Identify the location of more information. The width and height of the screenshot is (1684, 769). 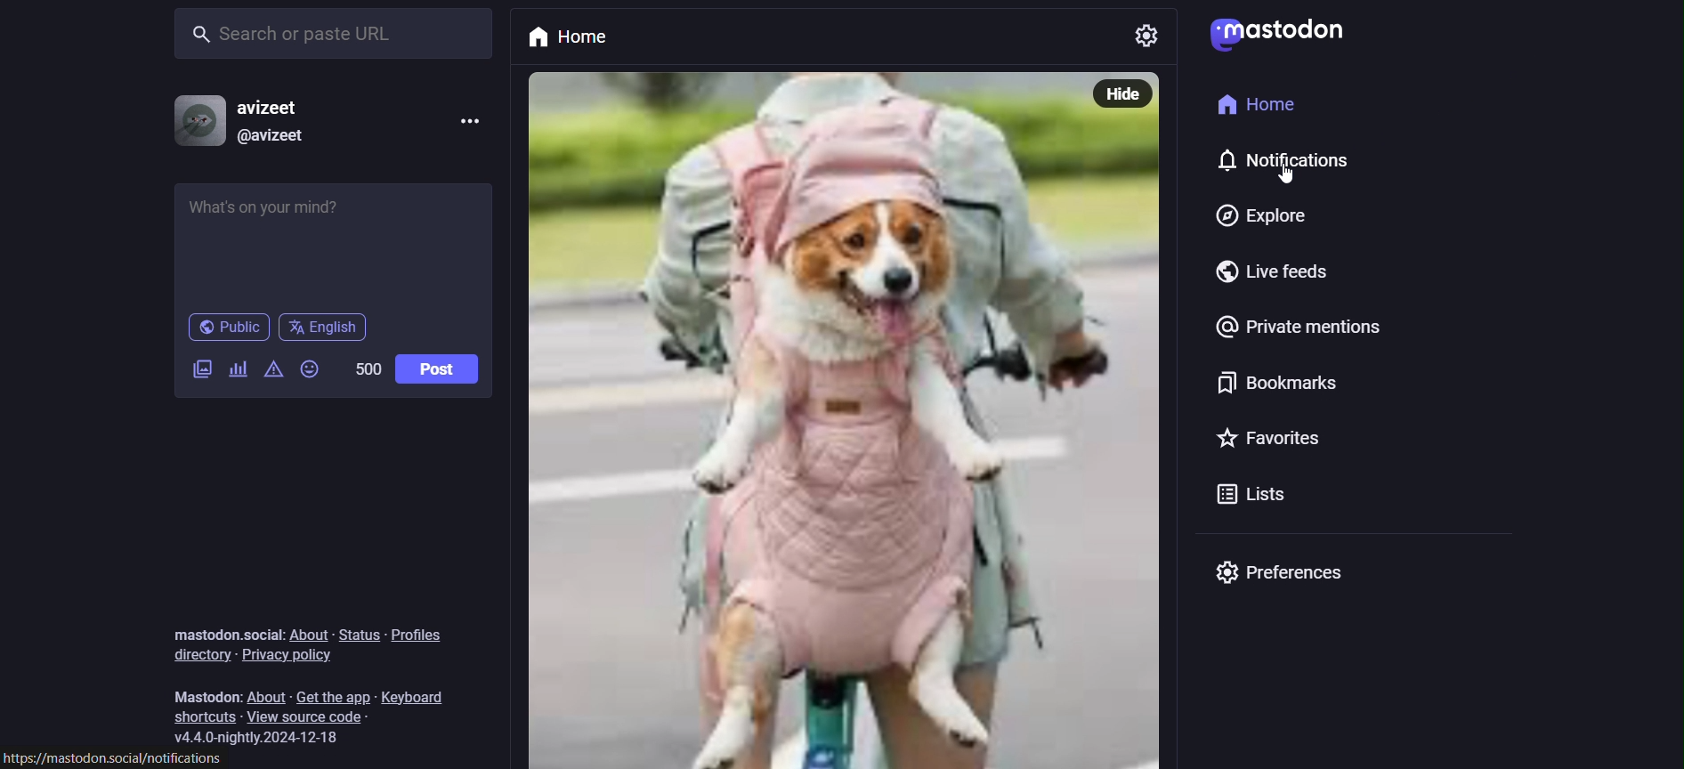
(472, 123).